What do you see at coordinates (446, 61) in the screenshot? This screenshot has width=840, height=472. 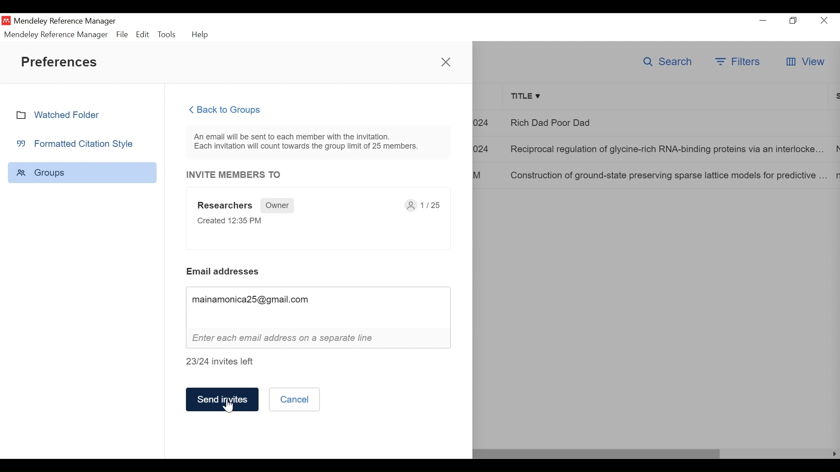 I see `Close` at bounding box center [446, 61].